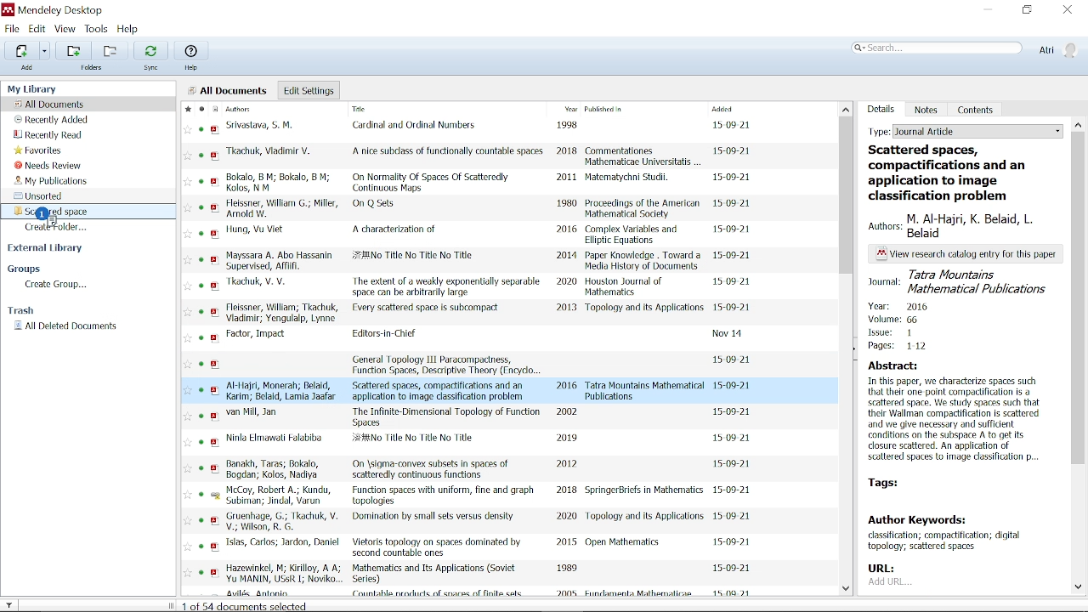 The height and width of the screenshot is (612, 1088). What do you see at coordinates (955, 535) in the screenshot?
I see `author keywords` at bounding box center [955, 535].